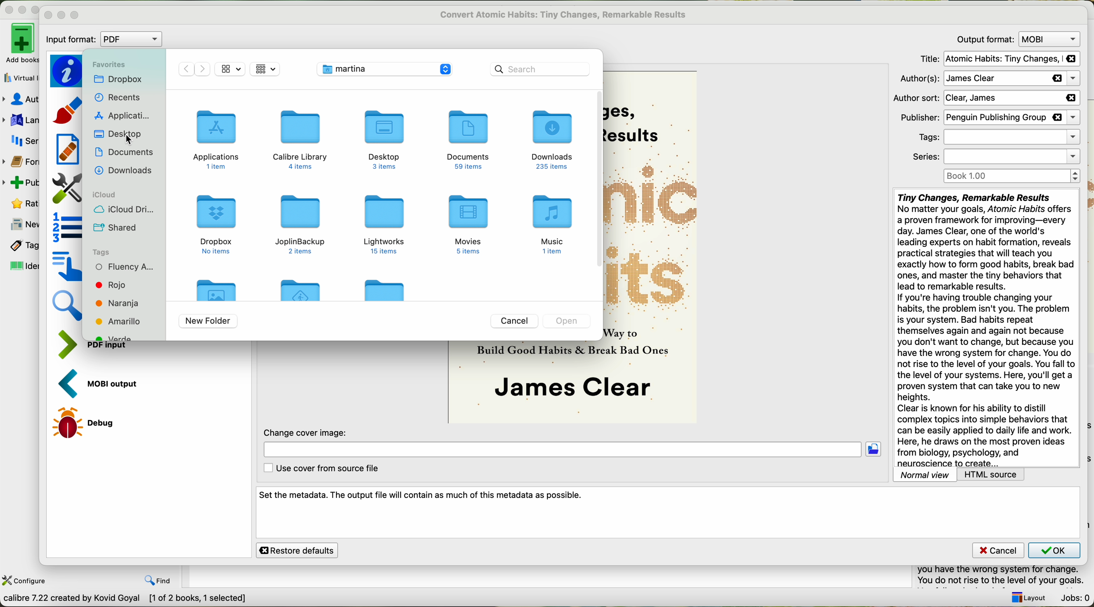 This screenshot has width=1094, height=607. I want to click on recents, so click(119, 97).